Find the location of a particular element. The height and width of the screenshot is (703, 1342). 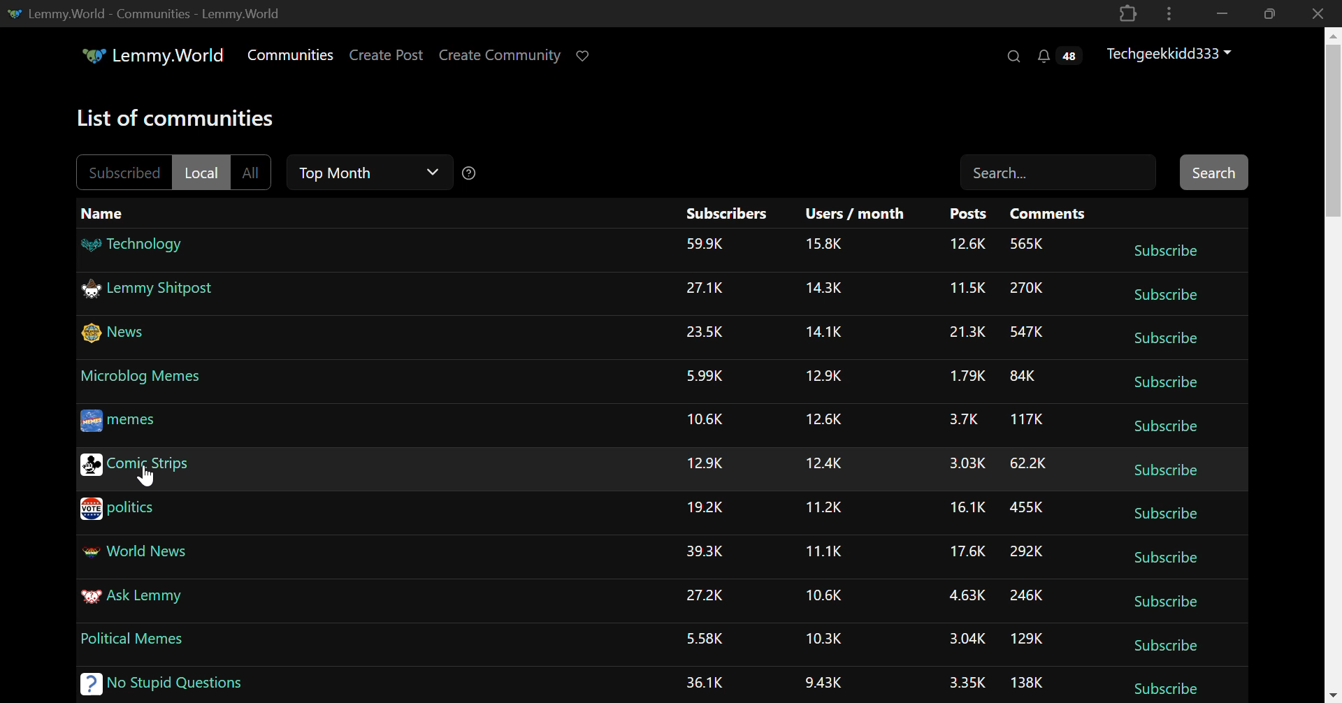

Subscribe is located at coordinates (1169, 560).